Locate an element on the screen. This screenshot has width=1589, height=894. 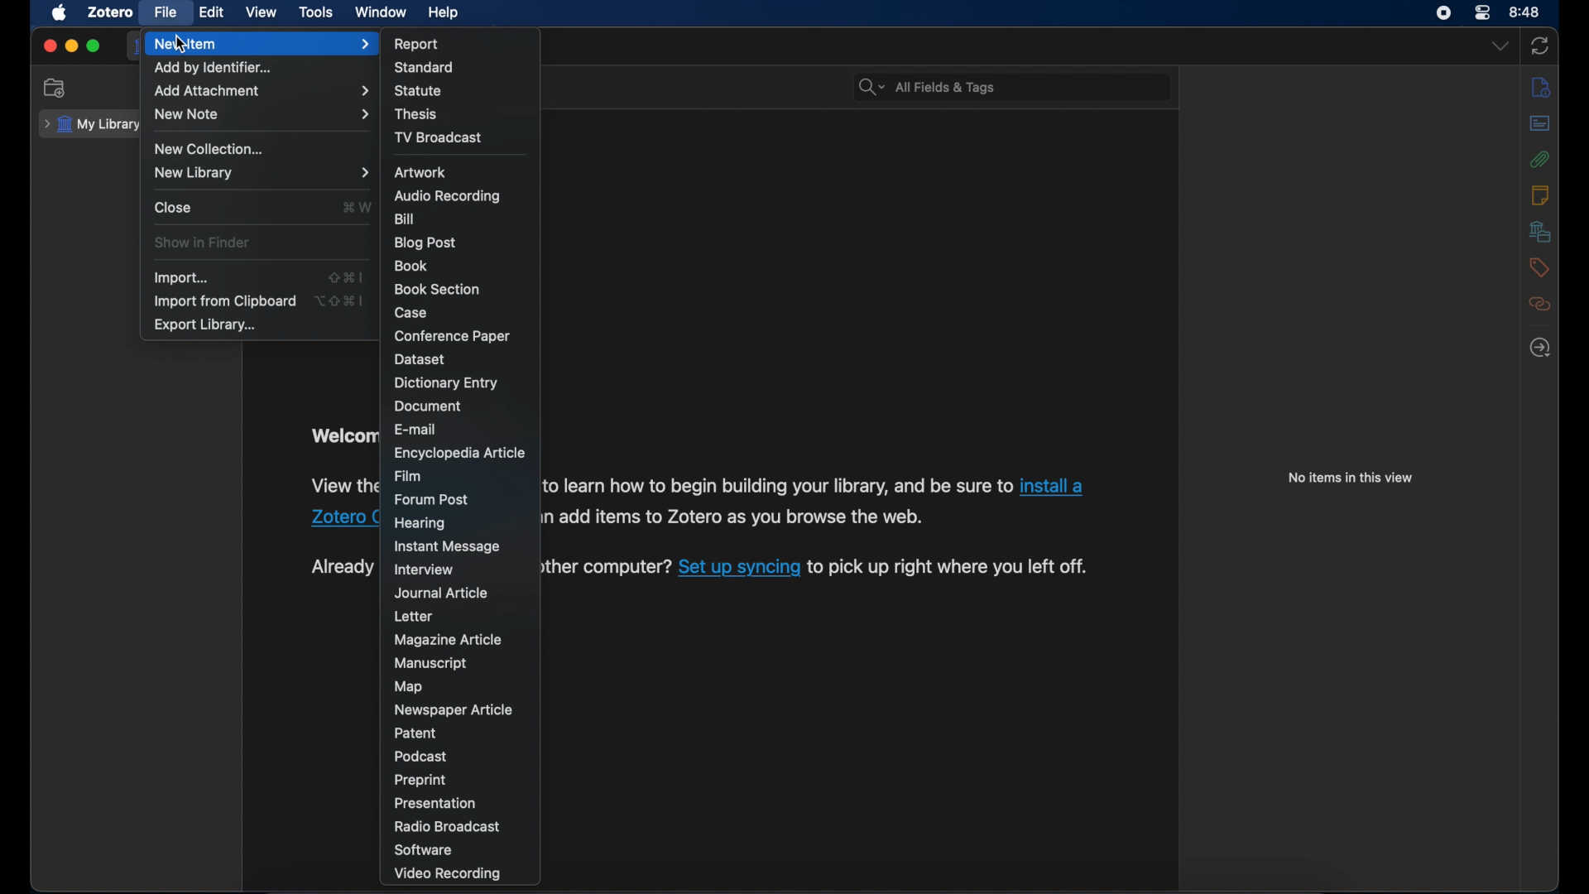
shortcut is located at coordinates (347, 277).